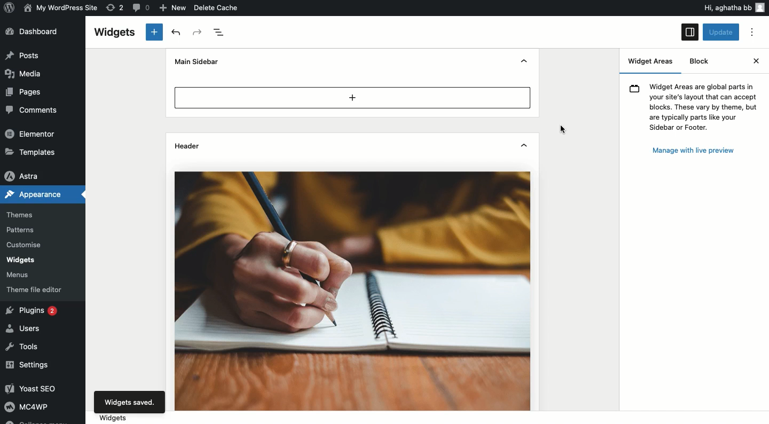 This screenshot has width=769, height=424. Describe the element at coordinates (217, 7) in the screenshot. I see `Delete cache` at that location.